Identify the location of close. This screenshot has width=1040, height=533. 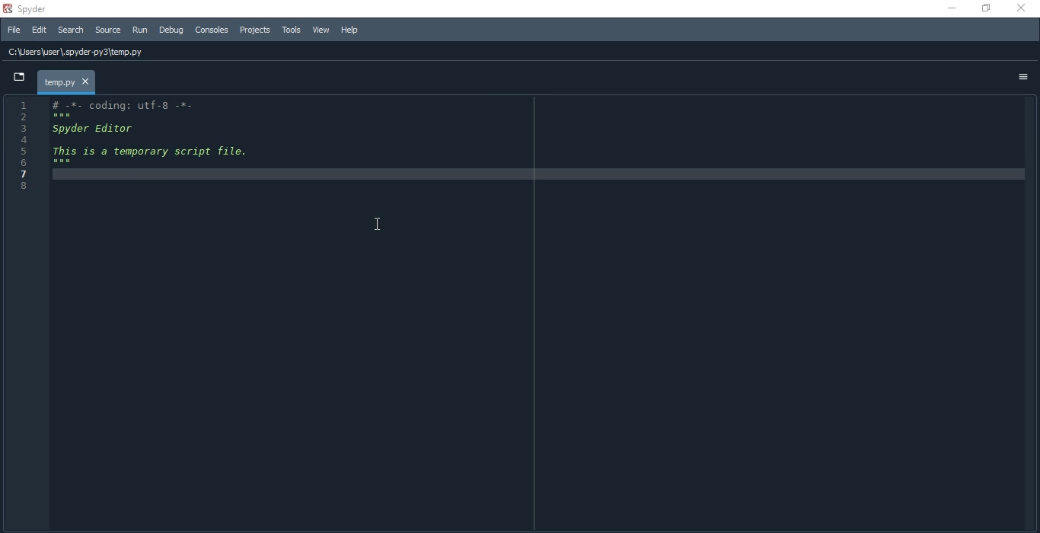
(1025, 9).